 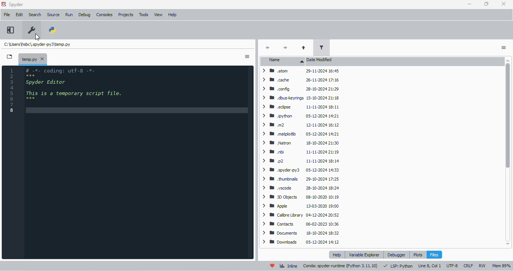 I want to click on > BW python 05-12-2024 14:21, so click(x=299, y=116).